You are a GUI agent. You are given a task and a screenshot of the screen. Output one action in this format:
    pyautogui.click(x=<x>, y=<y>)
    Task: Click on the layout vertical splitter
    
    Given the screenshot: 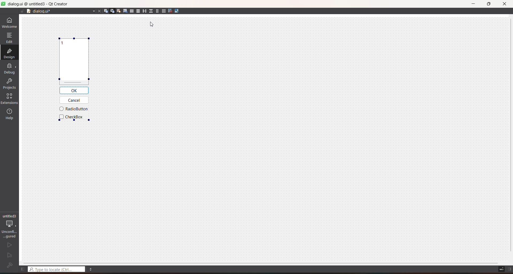 What is the action you would take?
    pyautogui.click(x=150, y=11)
    